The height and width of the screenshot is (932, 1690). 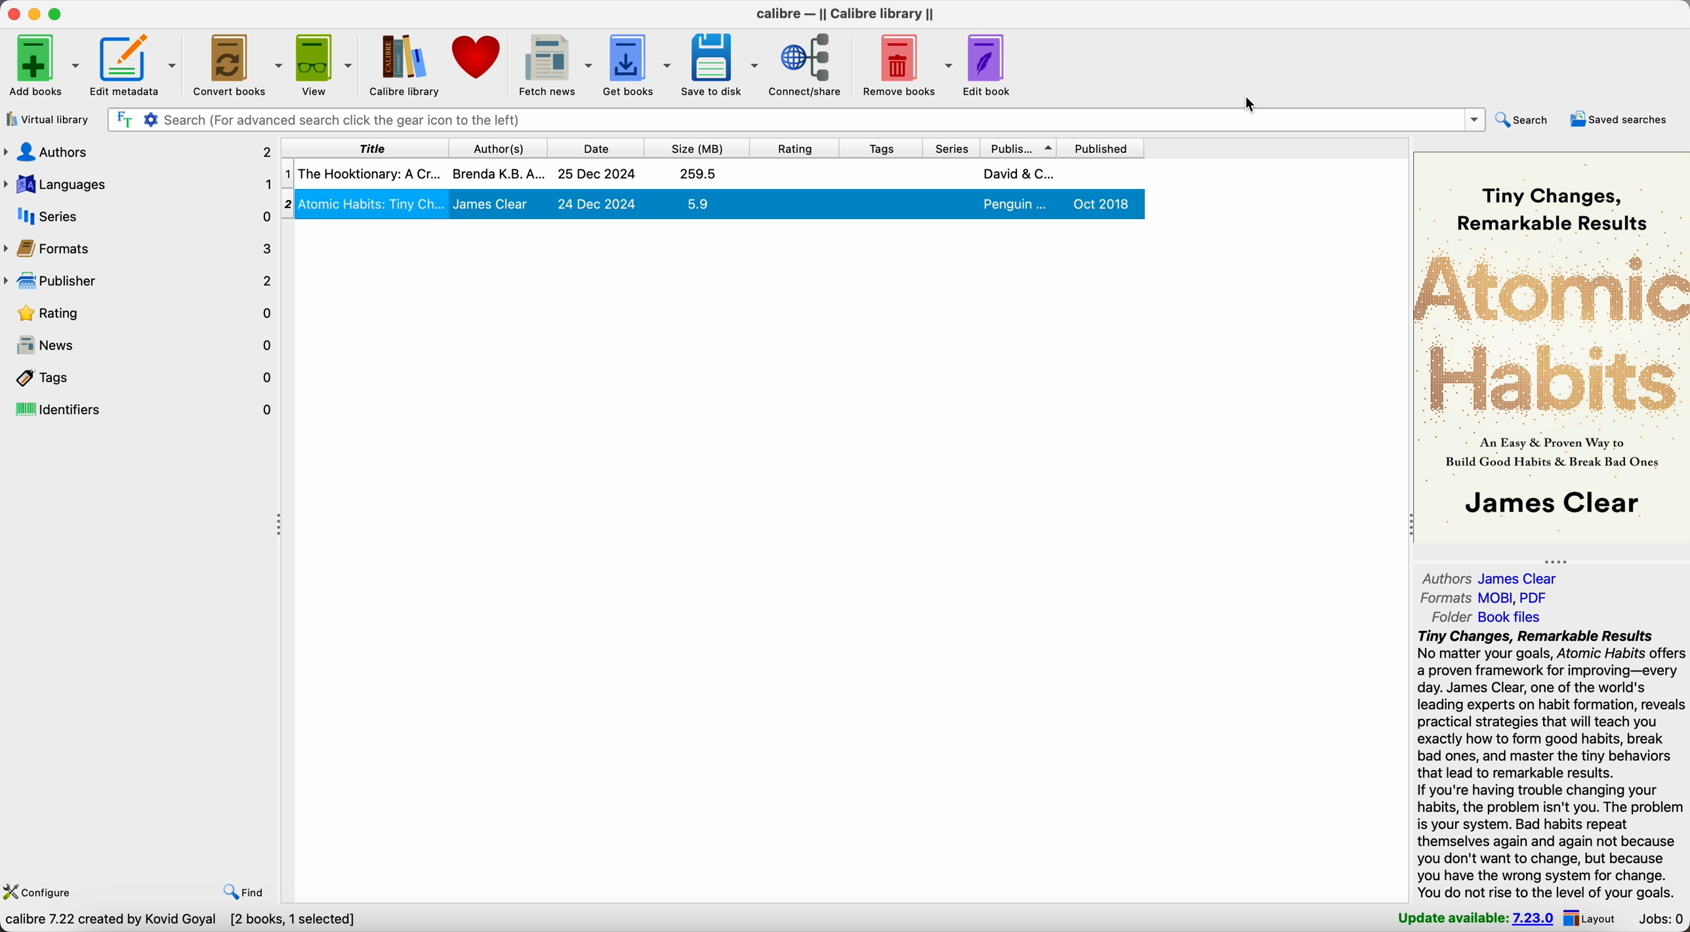 What do you see at coordinates (1620, 120) in the screenshot?
I see `saved searches` at bounding box center [1620, 120].